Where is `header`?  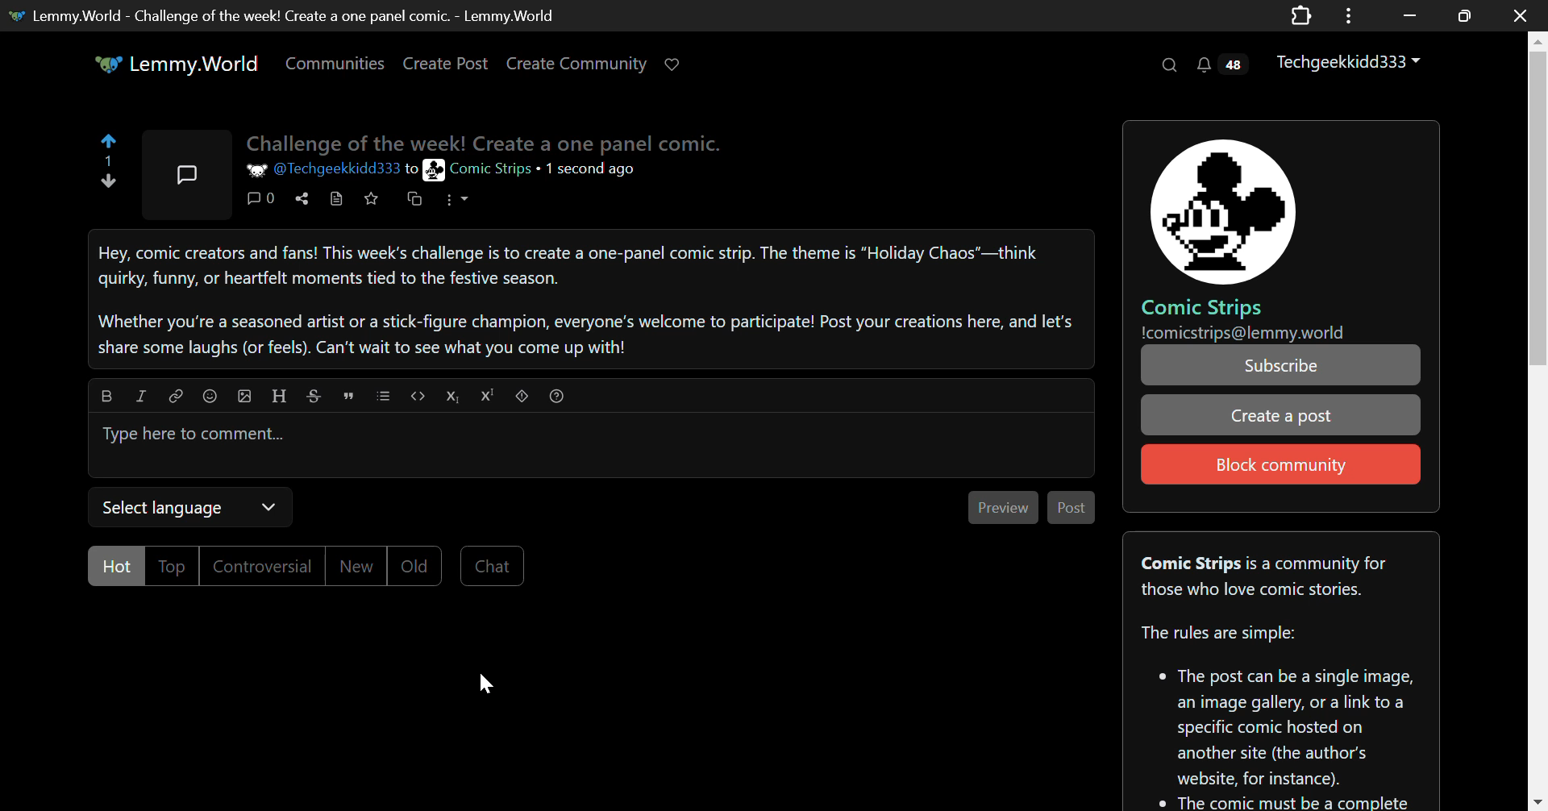
header is located at coordinates (280, 396).